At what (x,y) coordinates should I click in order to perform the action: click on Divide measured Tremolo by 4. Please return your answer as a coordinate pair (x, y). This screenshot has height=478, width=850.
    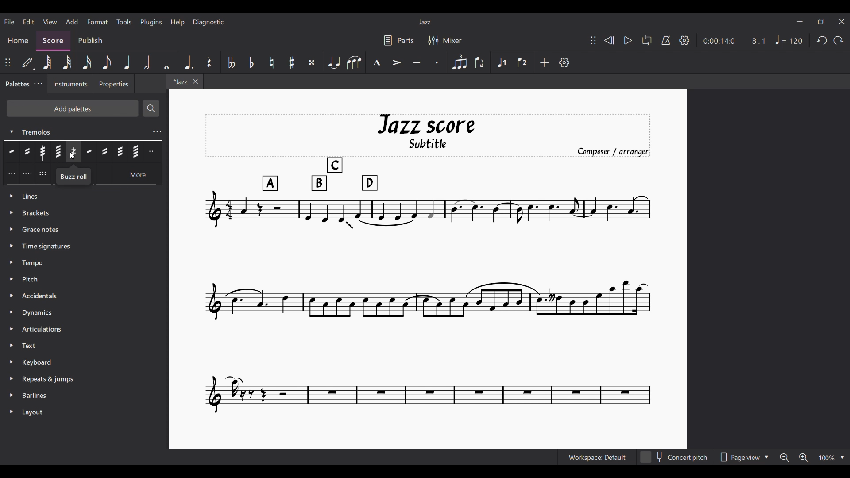
    Looking at the image, I should click on (27, 173).